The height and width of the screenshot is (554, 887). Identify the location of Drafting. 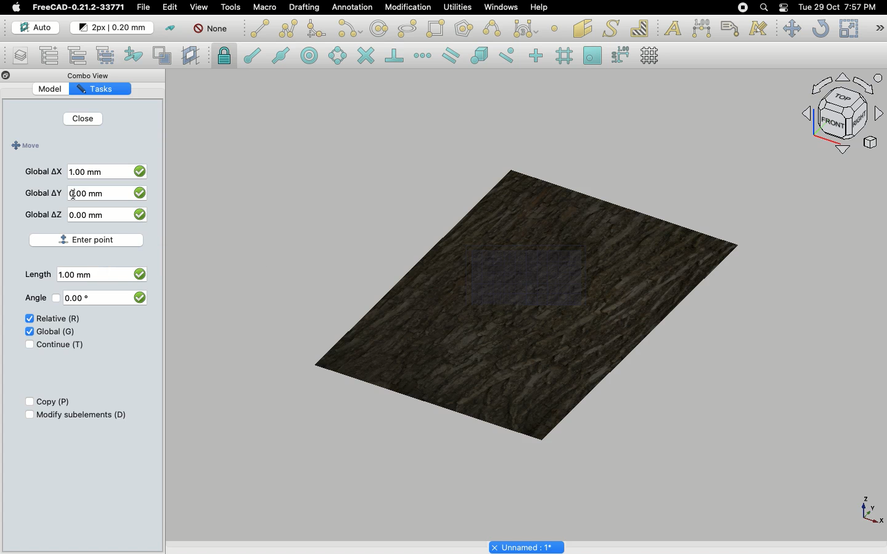
(306, 7).